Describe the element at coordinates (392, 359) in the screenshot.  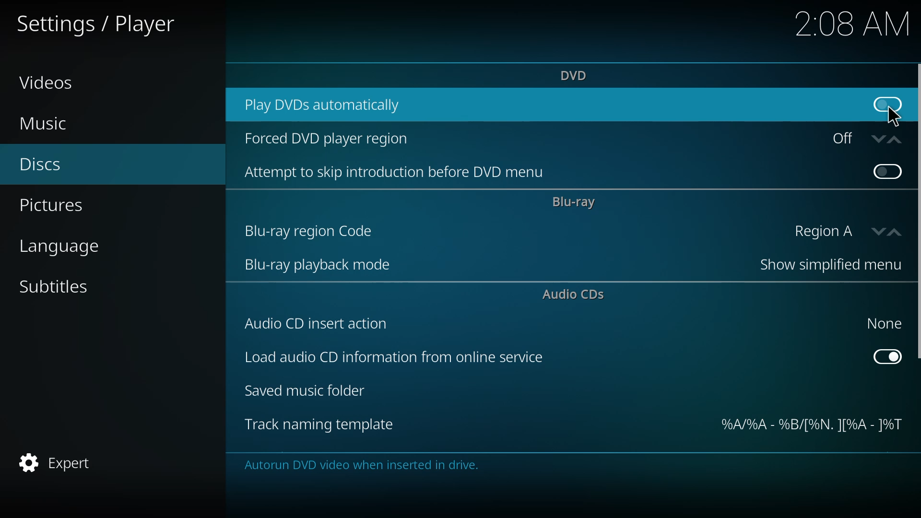
I see `load audio cd info from online service` at that location.